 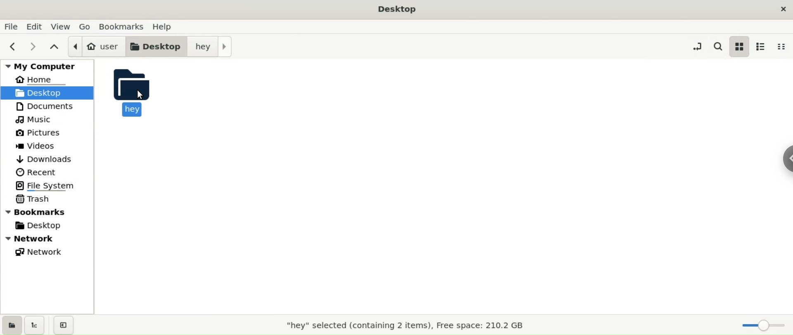 I want to click on hey, so click(x=210, y=47).